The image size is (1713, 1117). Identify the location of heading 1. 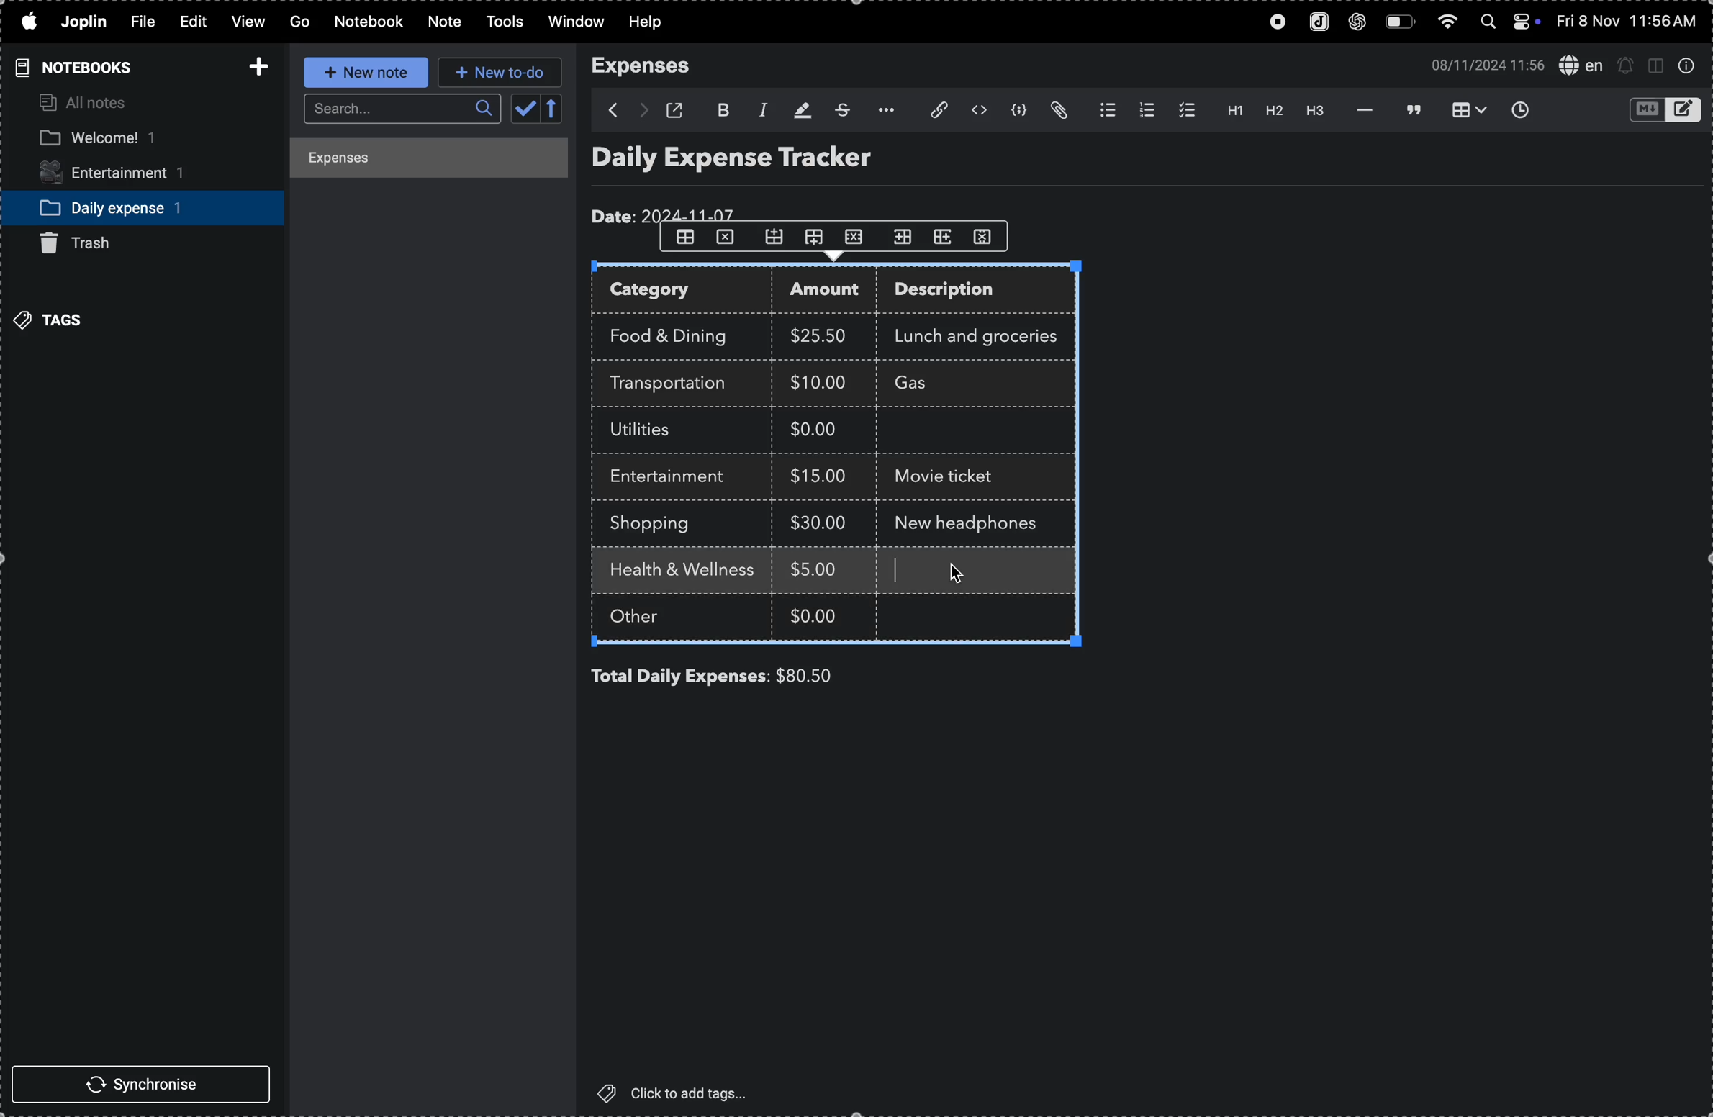
(1229, 111).